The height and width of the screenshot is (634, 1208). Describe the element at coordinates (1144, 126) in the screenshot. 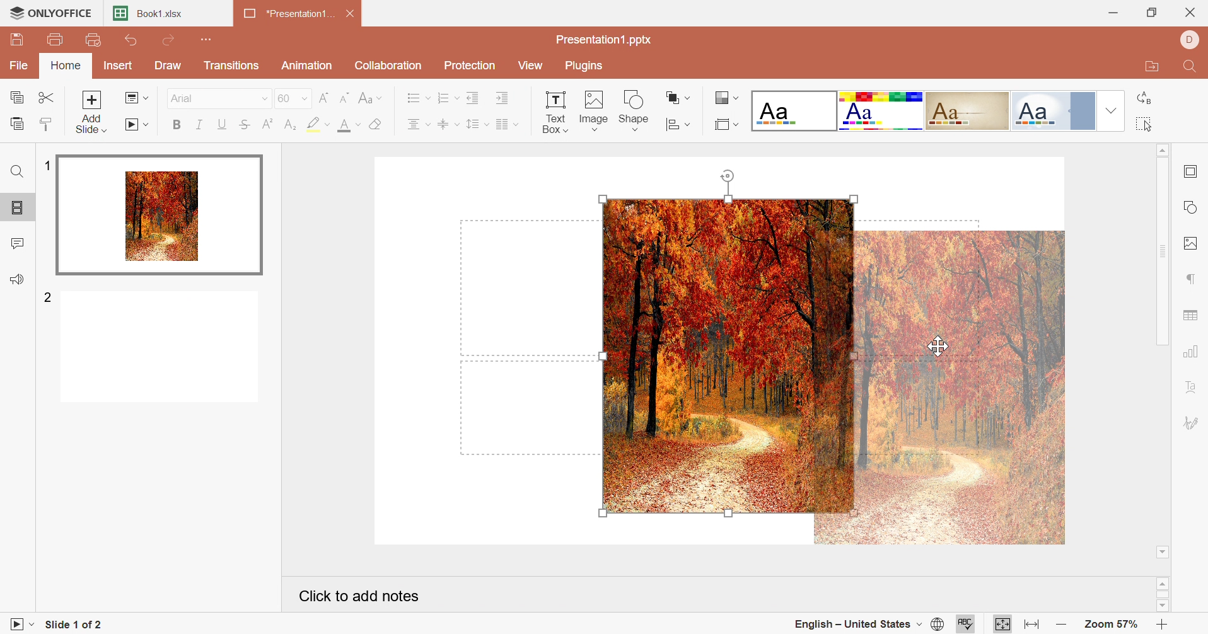

I see `Select all` at that location.